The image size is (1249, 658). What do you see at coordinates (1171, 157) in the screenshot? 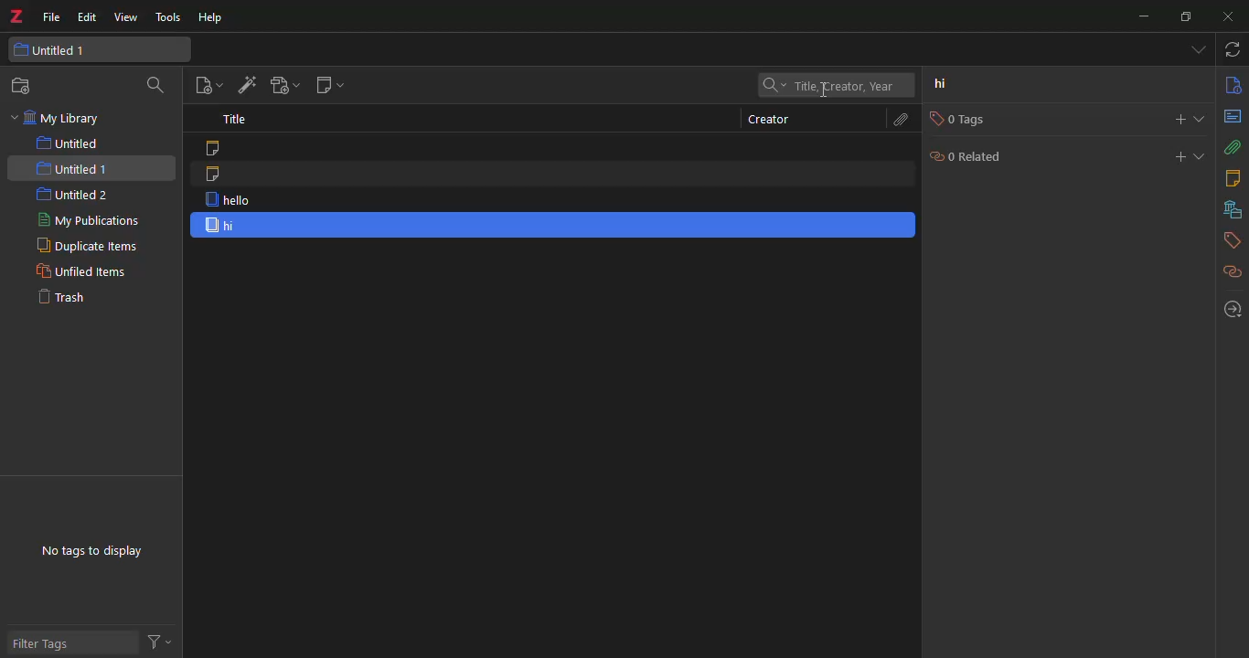
I see `add` at bounding box center [1171, 157].